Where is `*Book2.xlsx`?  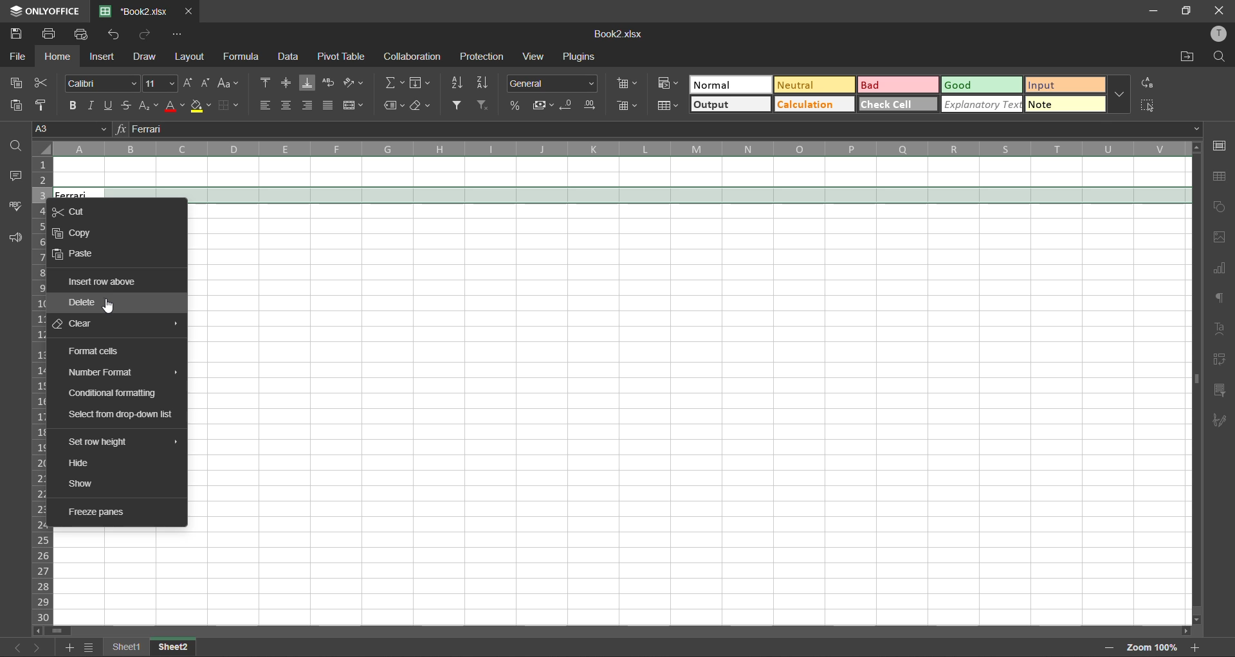
*Book2.xlsx is located at coordinates (136, 11).